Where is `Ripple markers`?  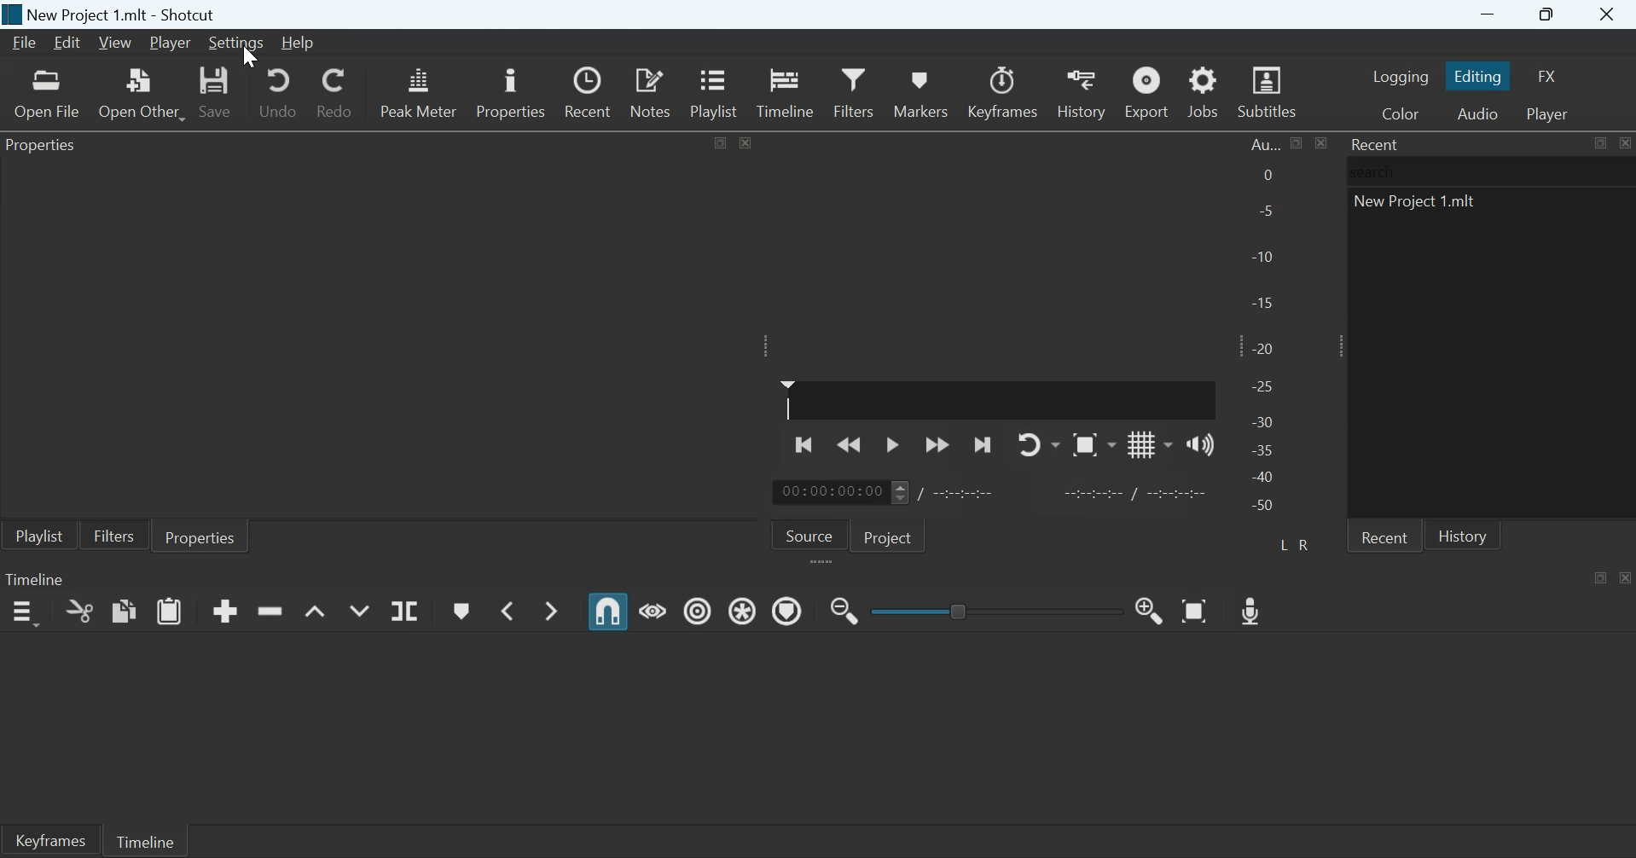 Ripple markers is located at coordinates (787, 610).